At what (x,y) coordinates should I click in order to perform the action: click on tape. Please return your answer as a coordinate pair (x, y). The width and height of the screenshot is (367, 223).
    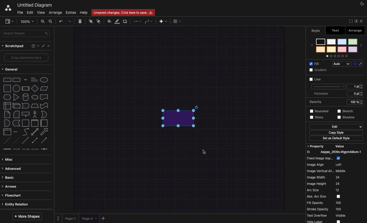
    Looking at the image, I should click on (44, 106).